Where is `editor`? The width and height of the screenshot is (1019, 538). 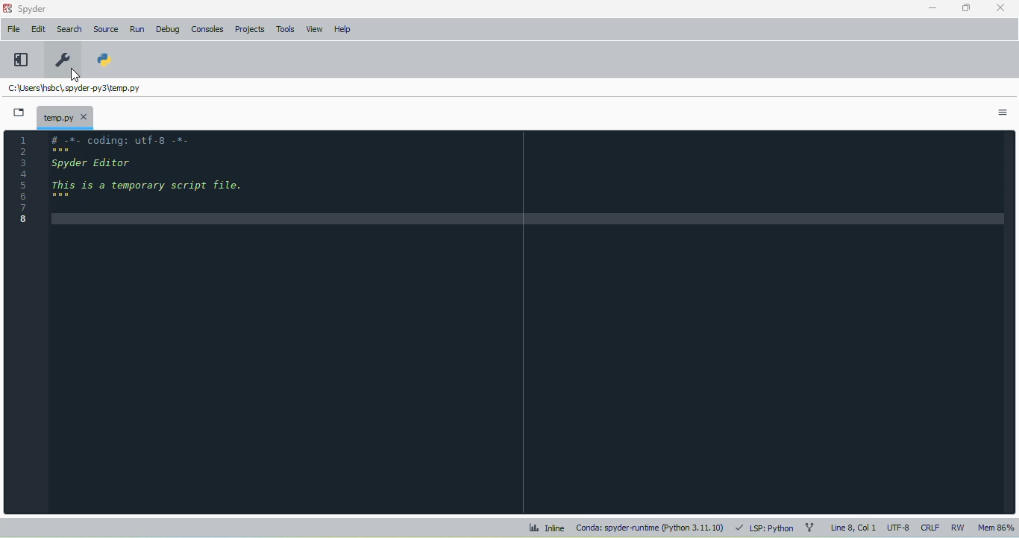
editor is located at coordinates (529, 320).